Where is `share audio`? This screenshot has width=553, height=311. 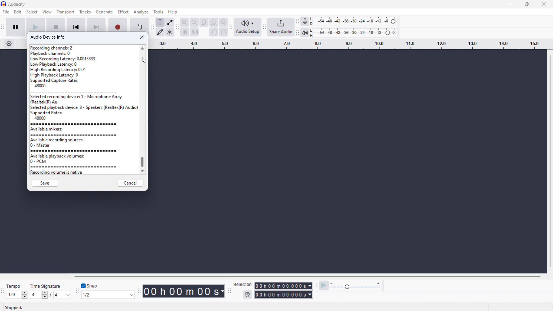 share audio is located at coordinates (281, 27).